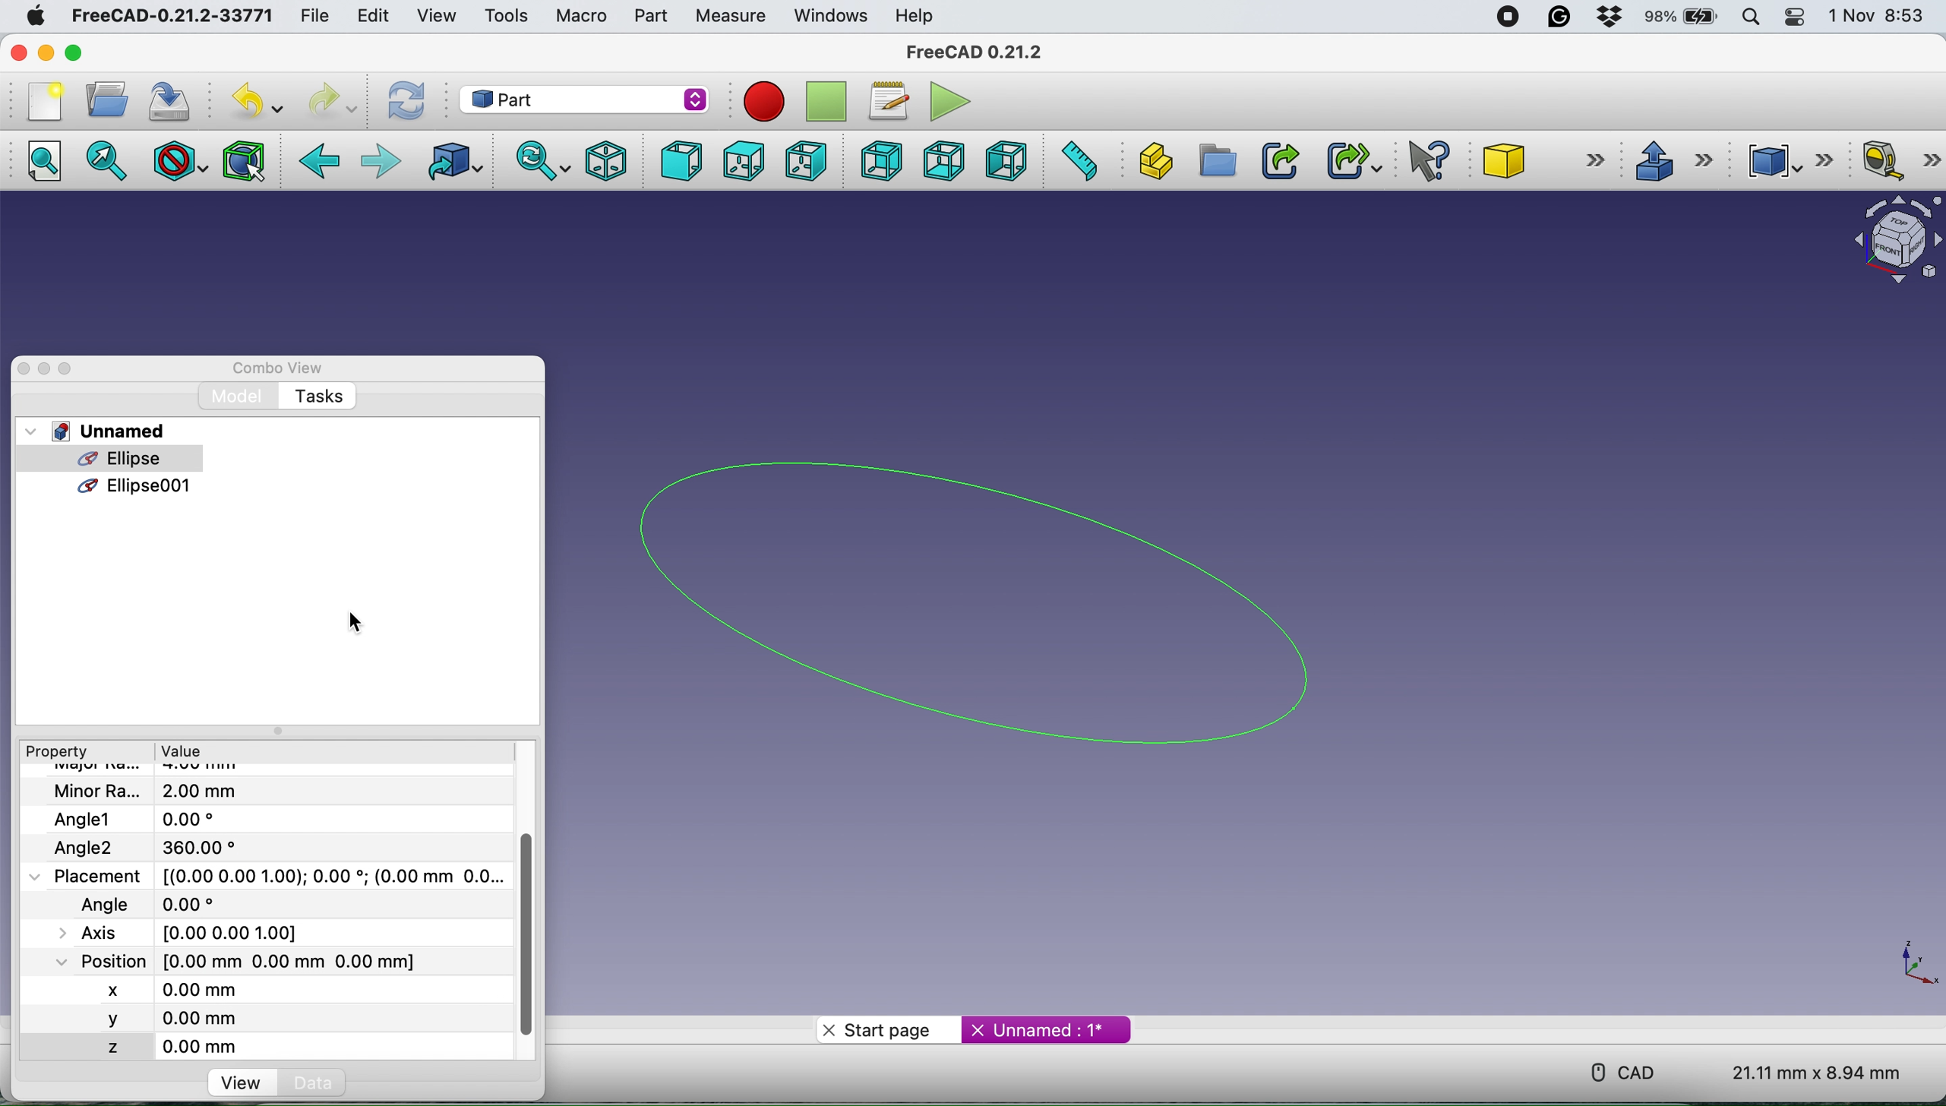 This screenshot has height=1106, width=1946. What do you see at coordinates (311, 14) in the screenshot?
I see `file` at bounding box center [311, 14].